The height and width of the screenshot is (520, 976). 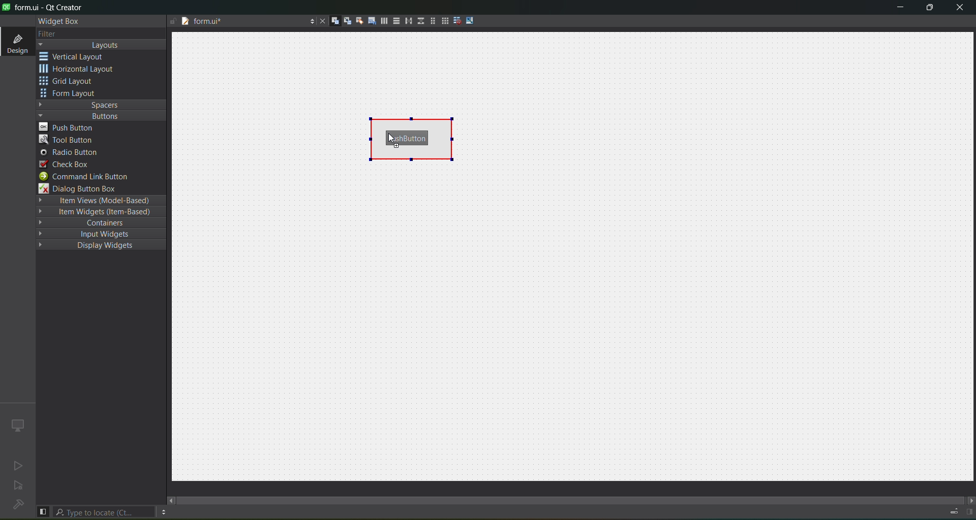 What do you see at coordinates (99, 116) in the screenshot?
I see `button` at bounding box center [99, 116].